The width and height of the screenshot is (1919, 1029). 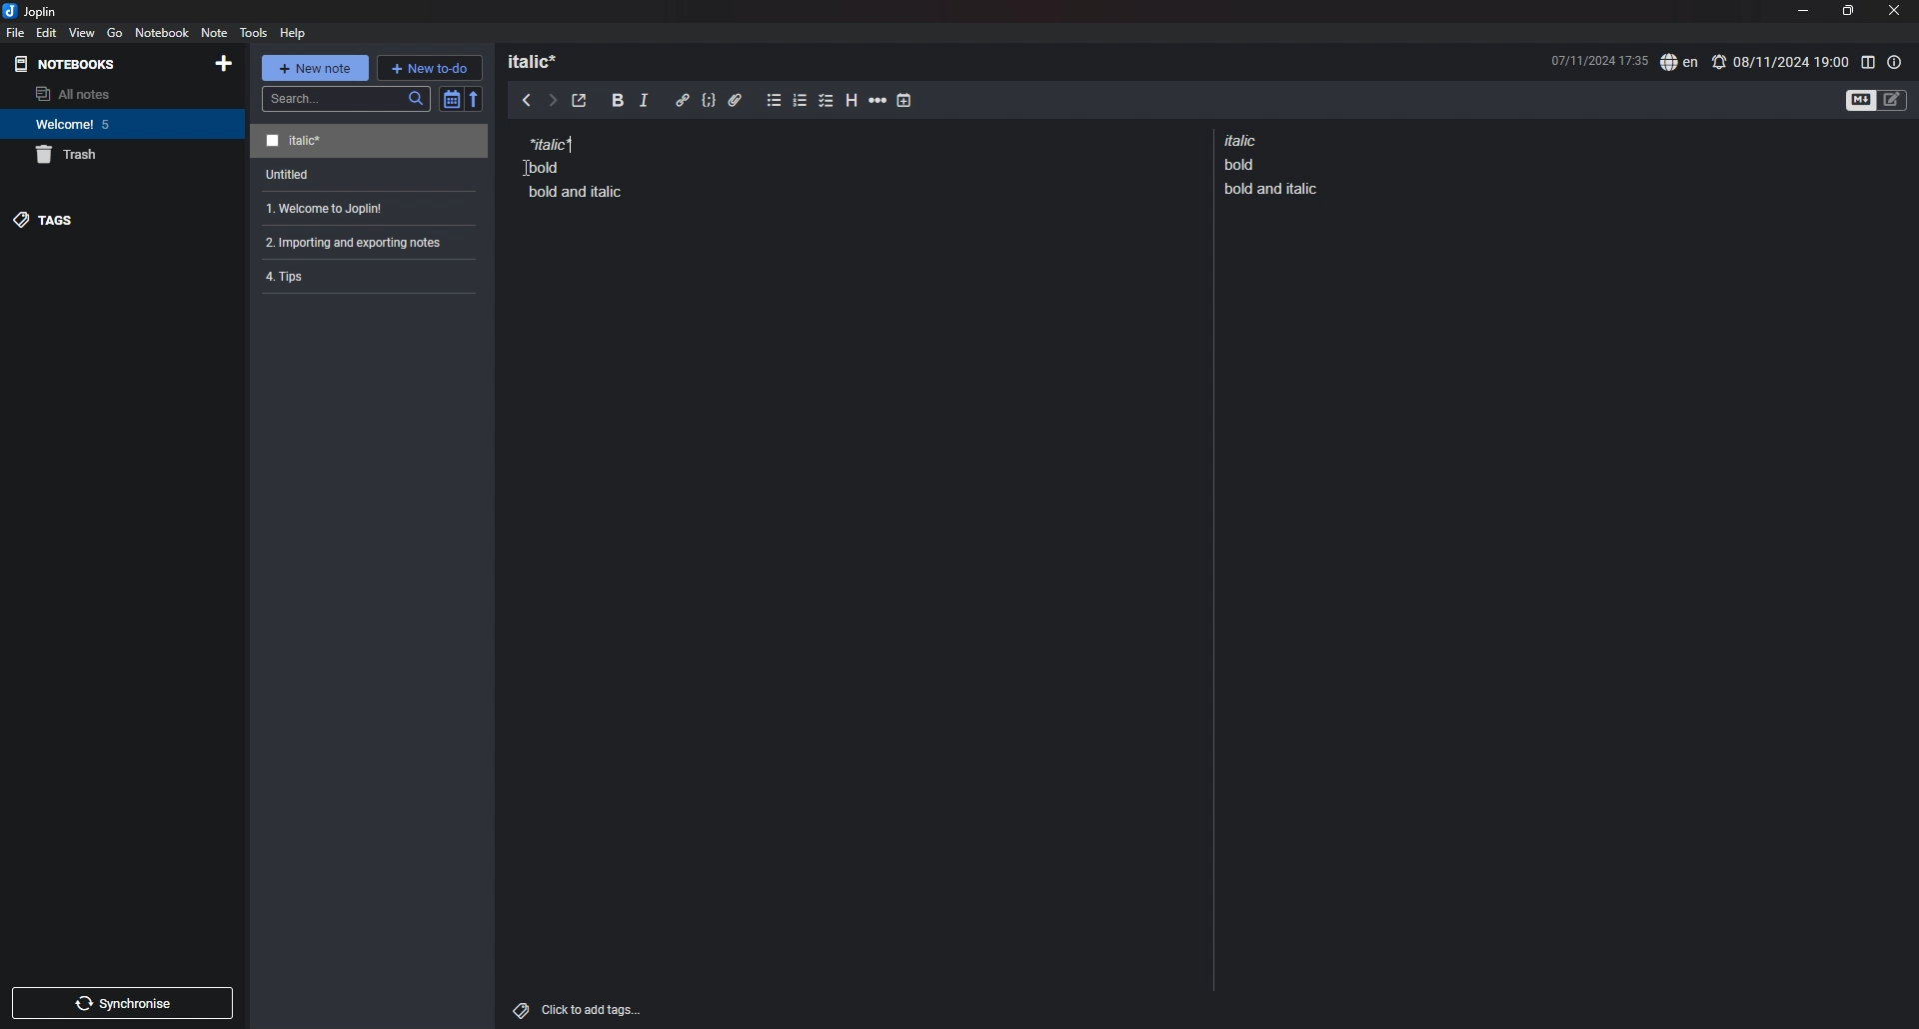 I want to click on note properties, so click(x=1895, y=62).